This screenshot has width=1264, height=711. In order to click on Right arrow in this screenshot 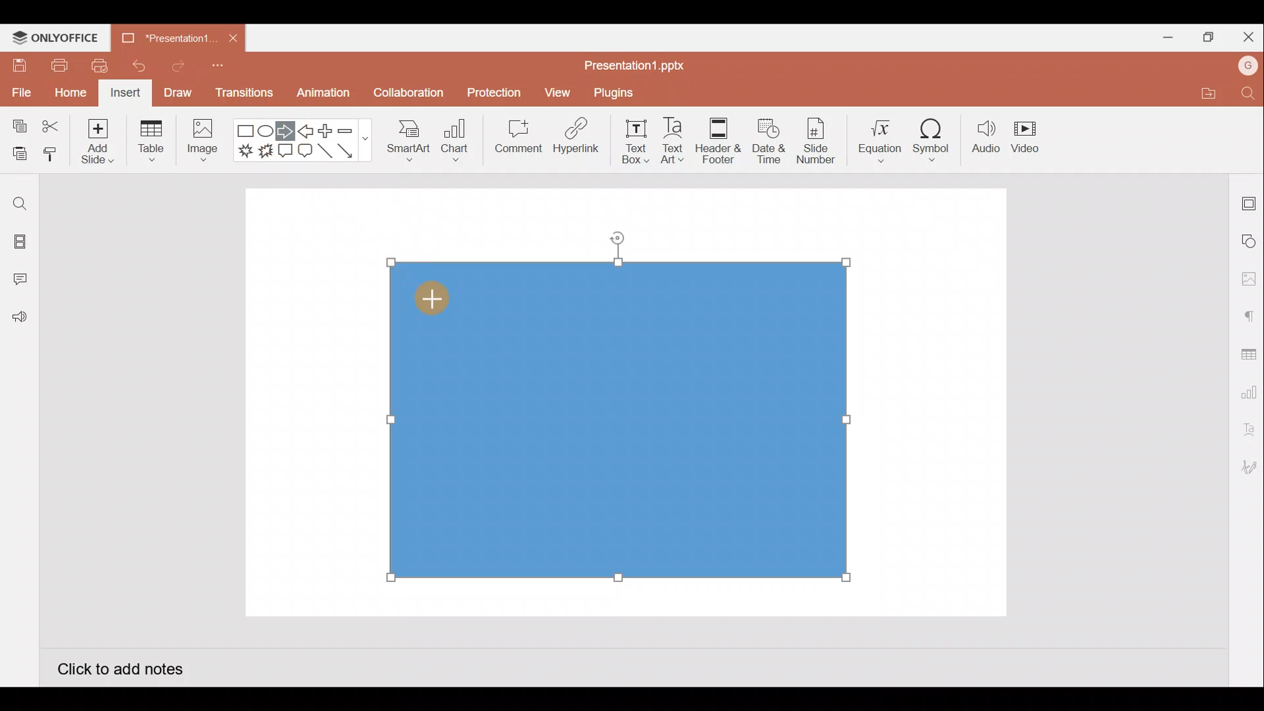, I will do `click(285, 132)`.